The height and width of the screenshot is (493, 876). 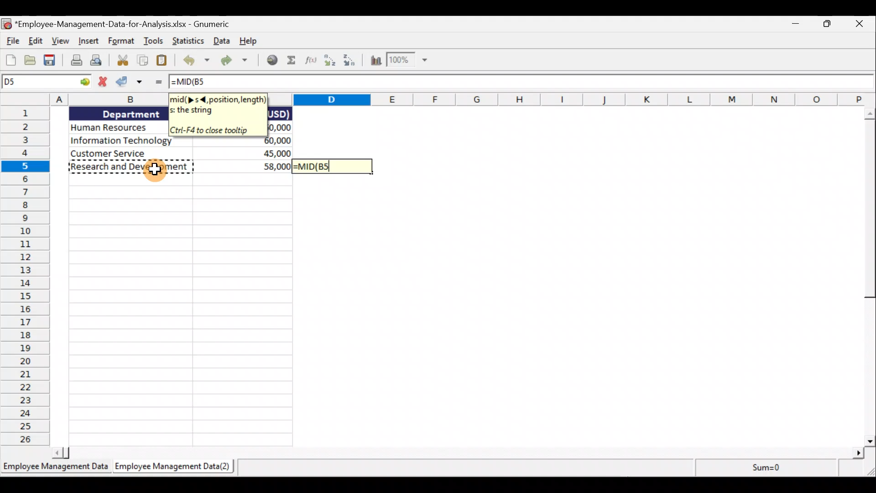 I want to click on Enter formula, so click(x=157, y=84).